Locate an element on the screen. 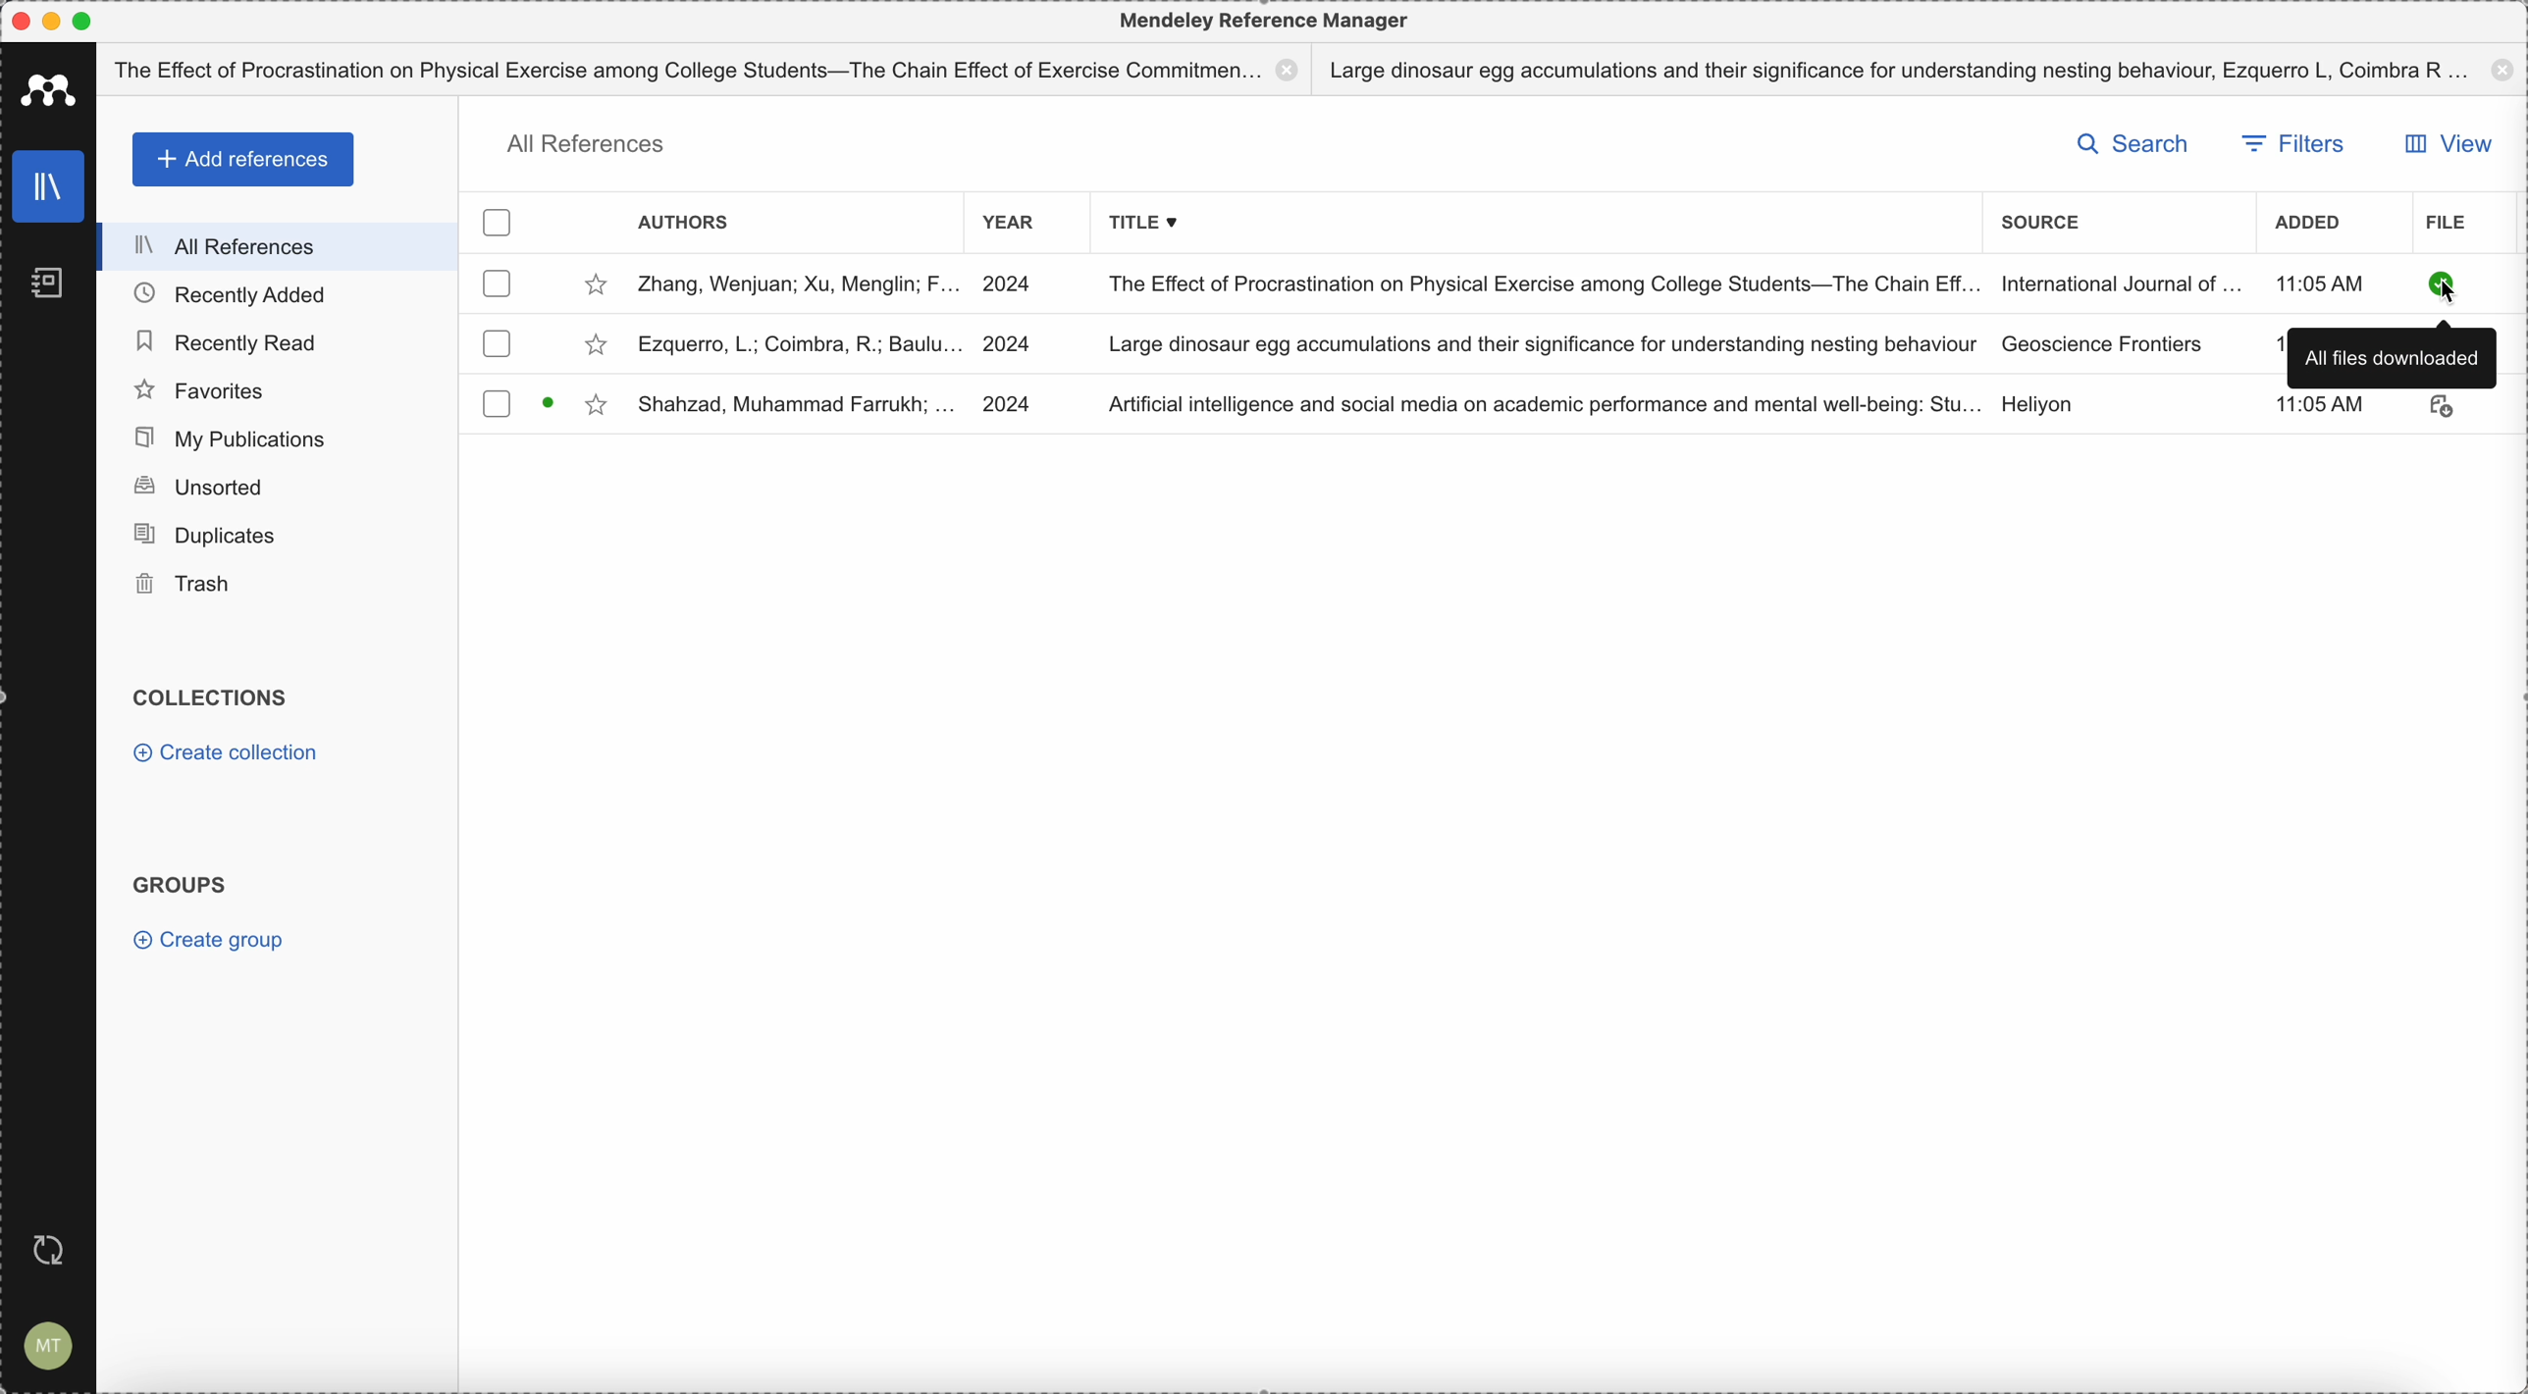  The effect of procastination on physical exercise among college students - The Chain effect of exercise is located at coordinates (705, 70).